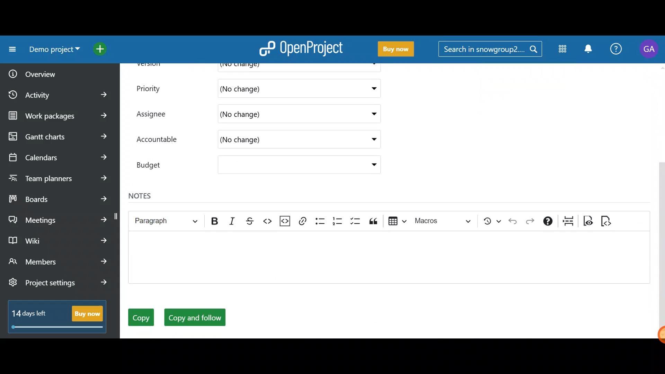  What do you see at coordinates (144, 197) in the screenshot?
I see `Notes` at bounding box center [144, 197].